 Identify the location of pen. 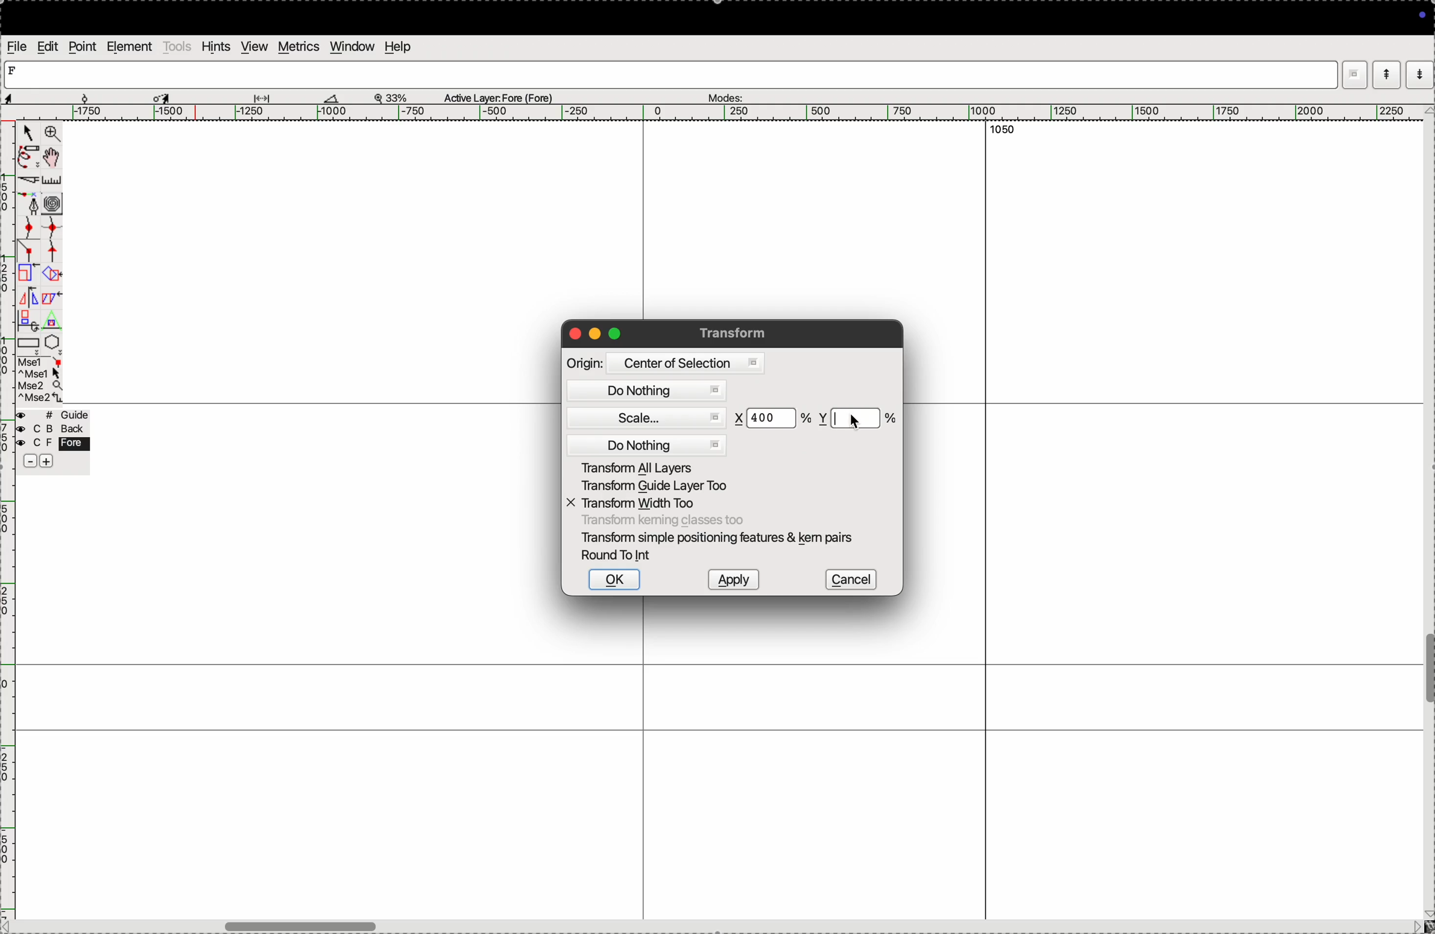
(27, 159).